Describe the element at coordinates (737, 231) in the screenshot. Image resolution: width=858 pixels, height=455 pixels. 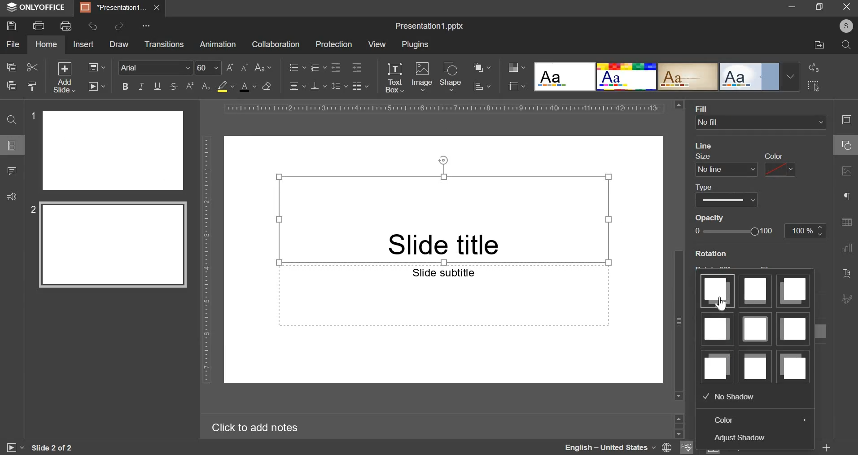
I see `opacity bar` at that location.